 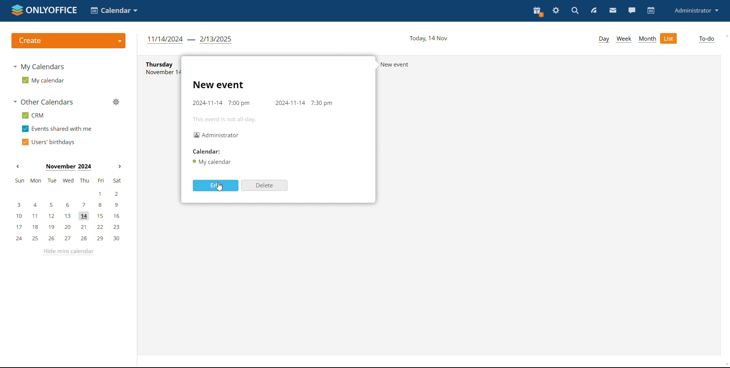 I want to click on event timing, so click(x=262, y=103).